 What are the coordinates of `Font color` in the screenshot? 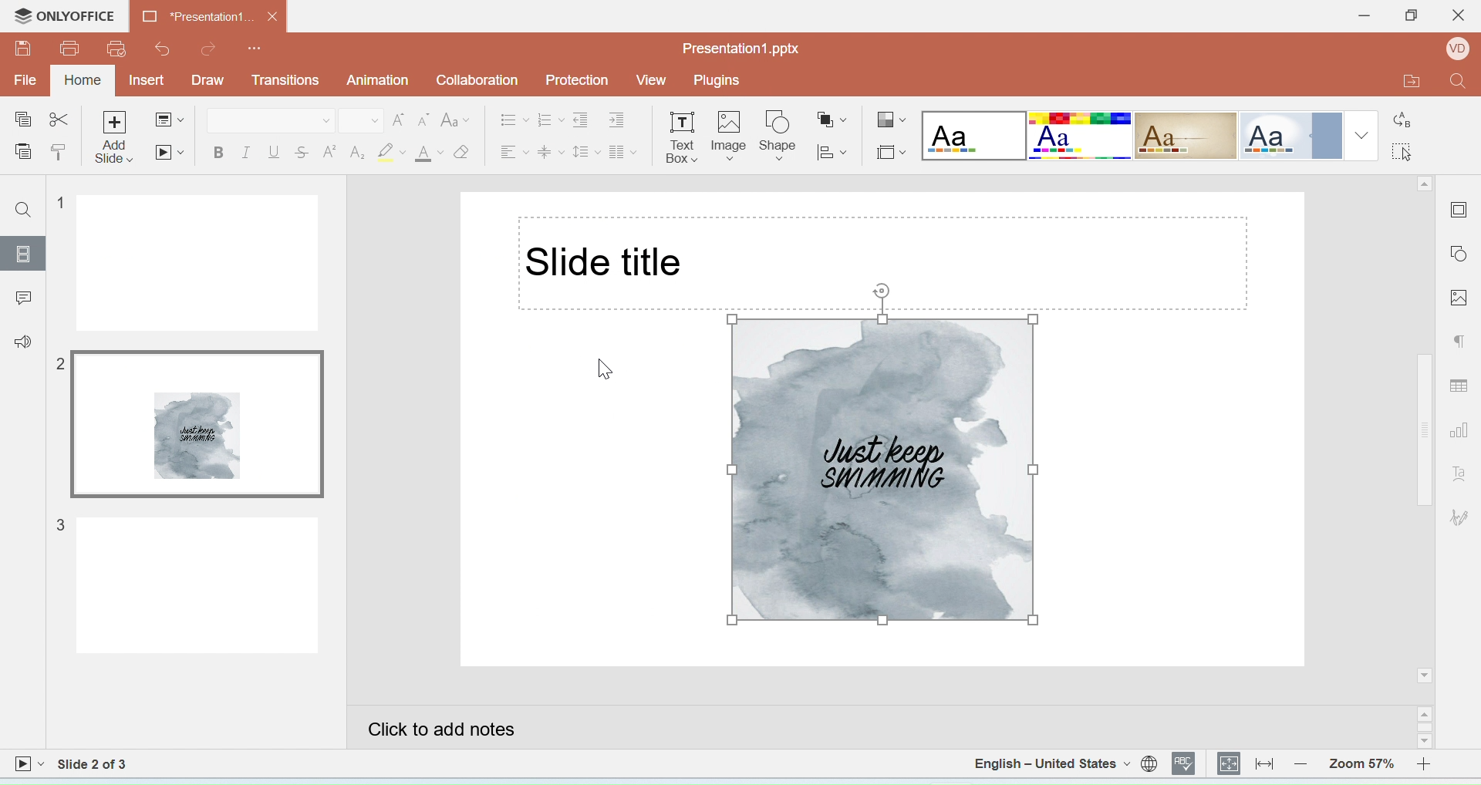 It's located at (430, 153).